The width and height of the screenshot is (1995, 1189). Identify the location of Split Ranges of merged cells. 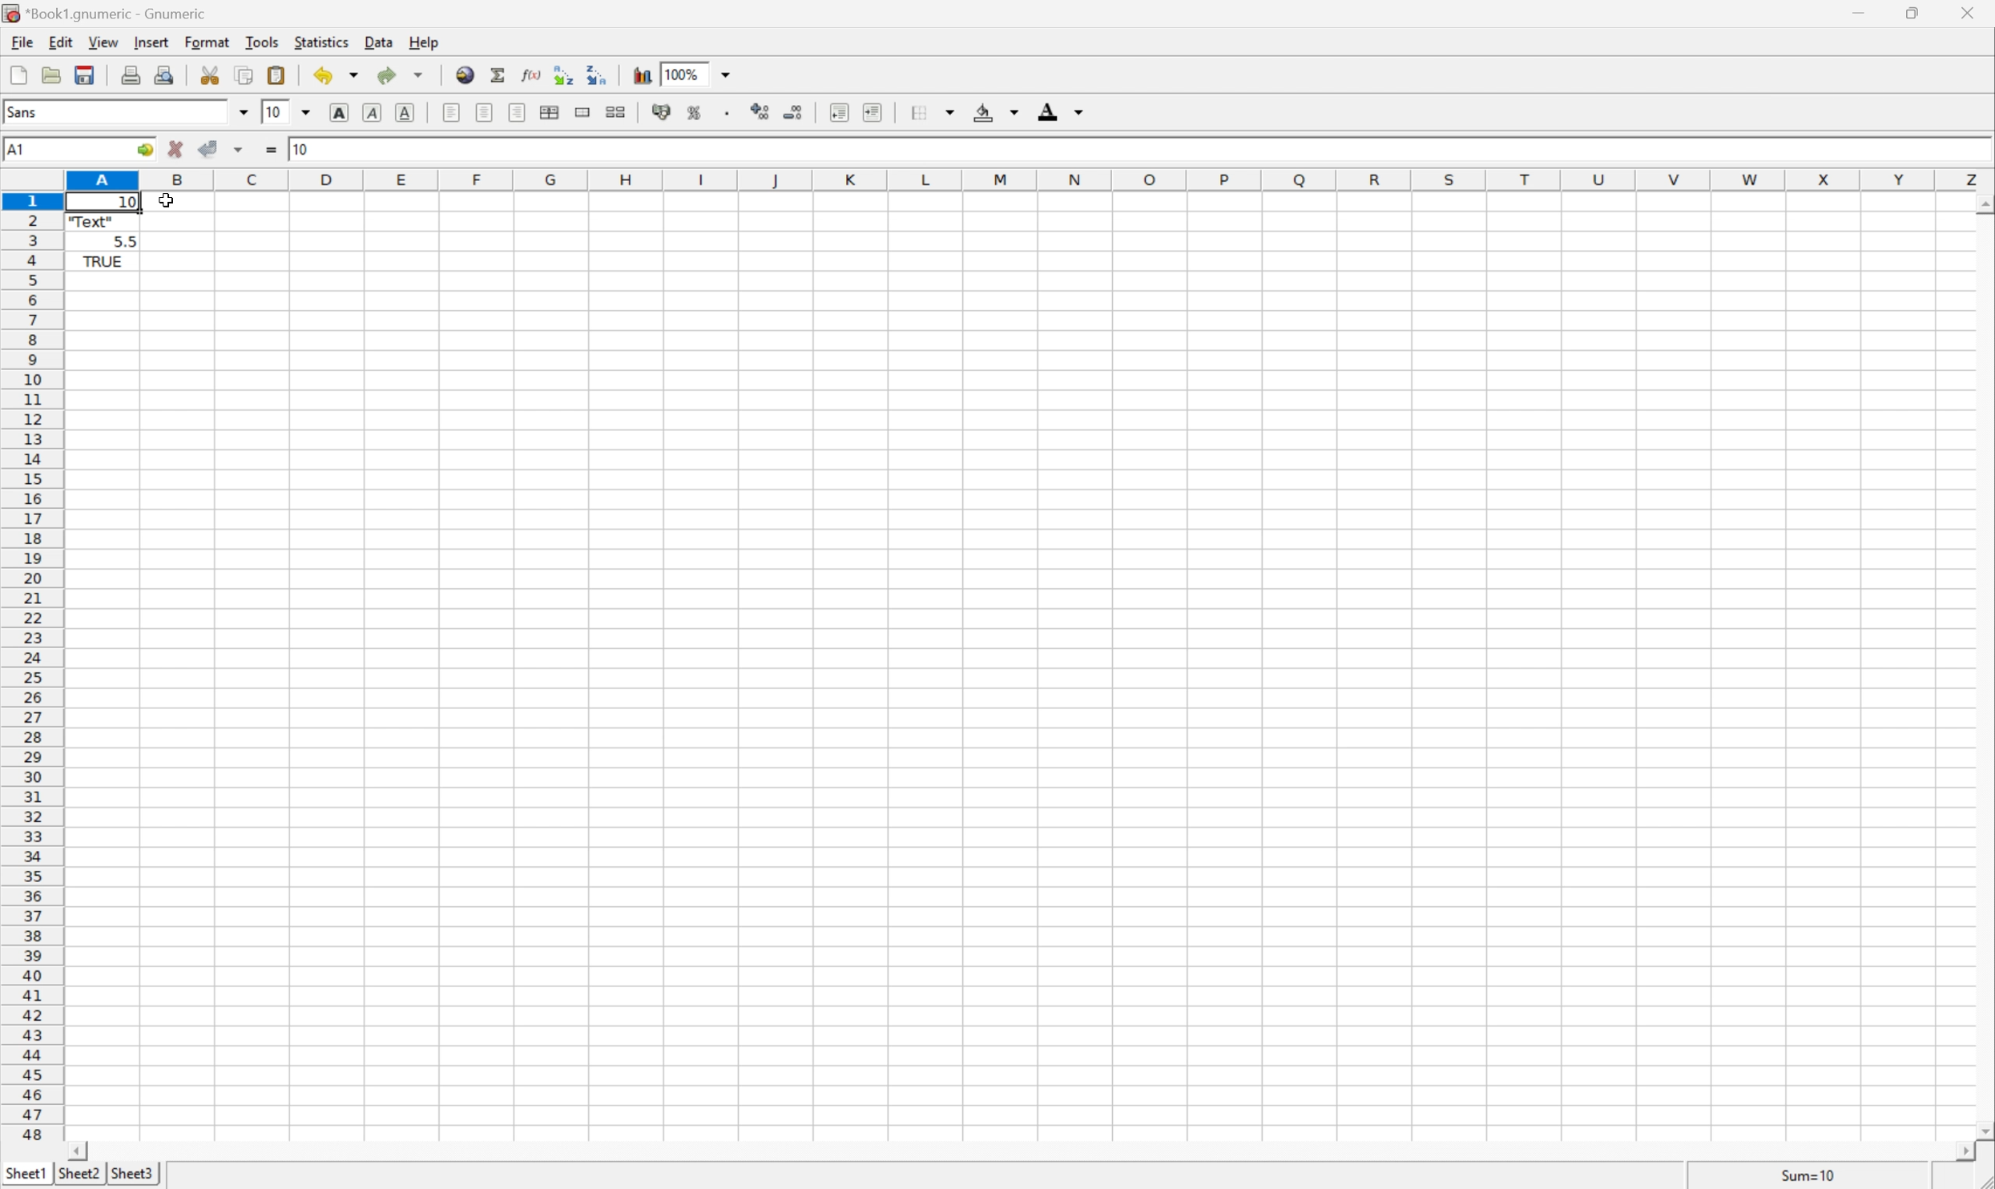
(615, 111).